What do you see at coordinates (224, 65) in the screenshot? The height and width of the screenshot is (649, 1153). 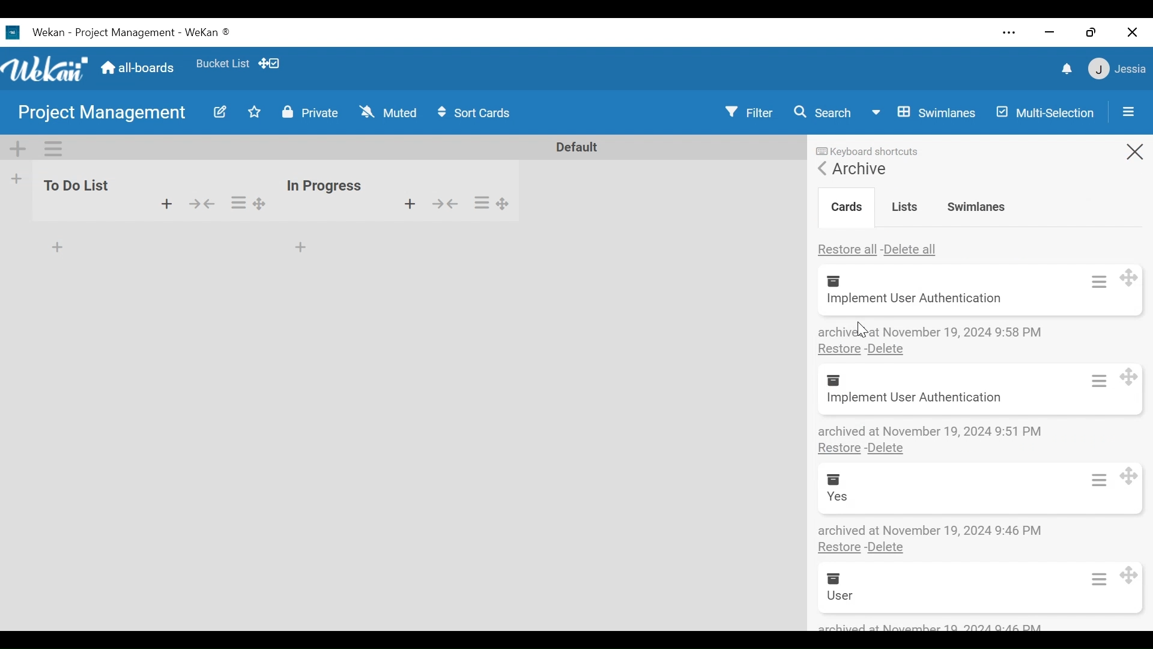 I see `Favorites` at bounding box center [224, 65].